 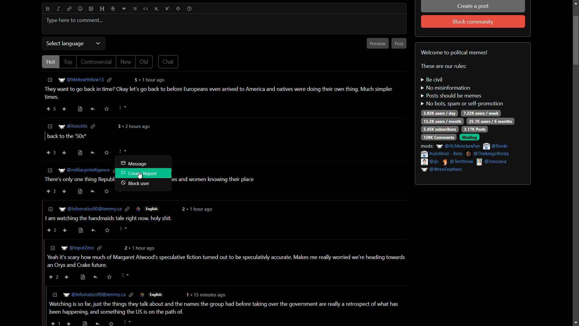 I want to click on dropdown, so click(x=98, y=43).